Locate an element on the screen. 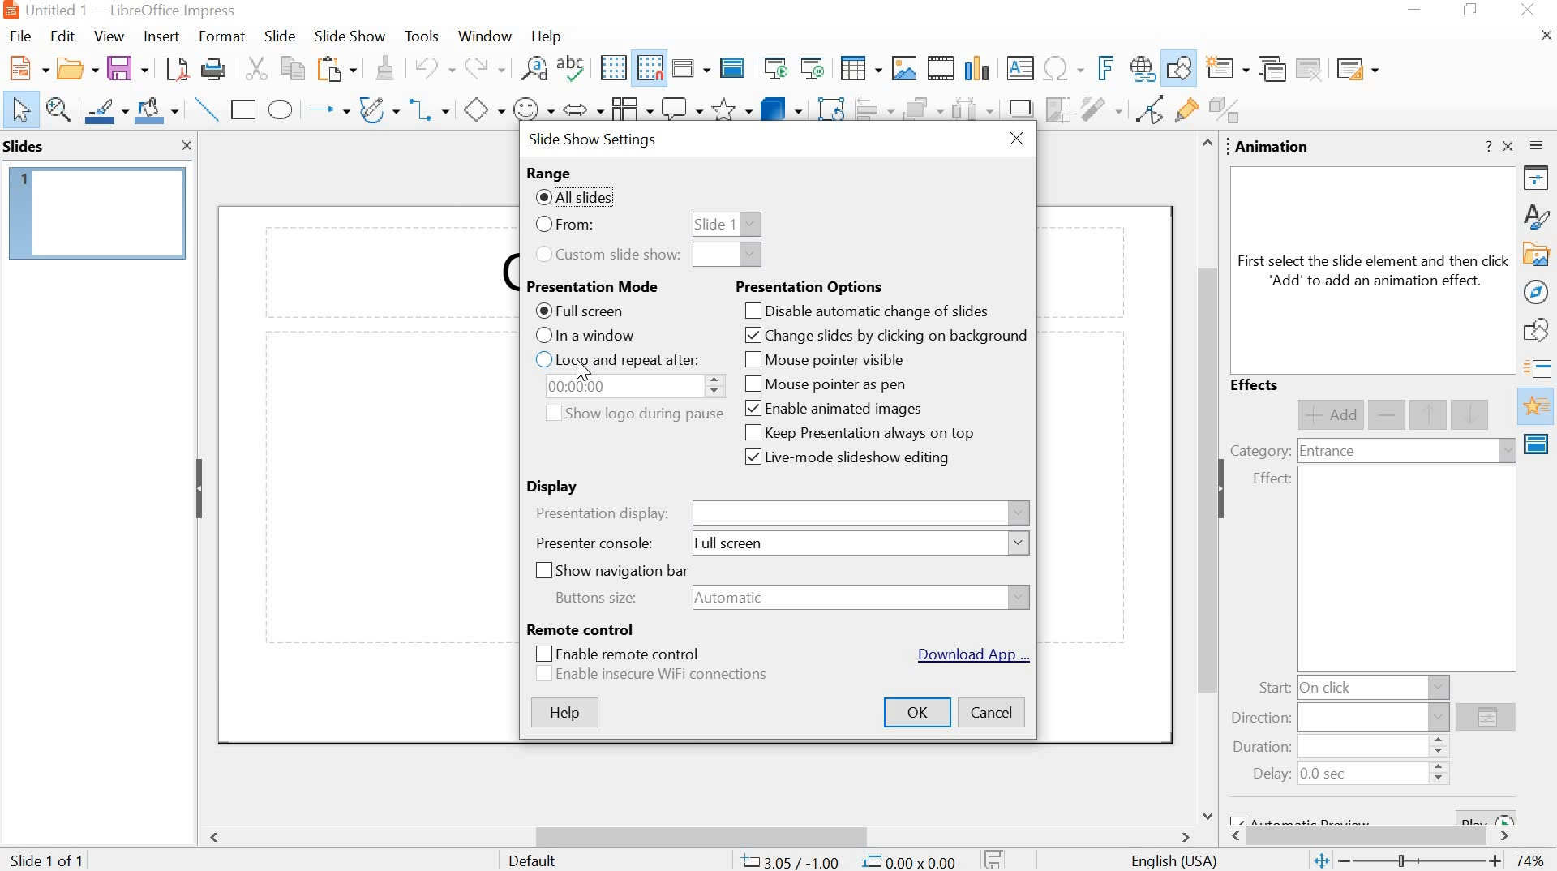 This screenshot has width=1557, height=871. 0.0 sec is located at coordinates (1325, 775).